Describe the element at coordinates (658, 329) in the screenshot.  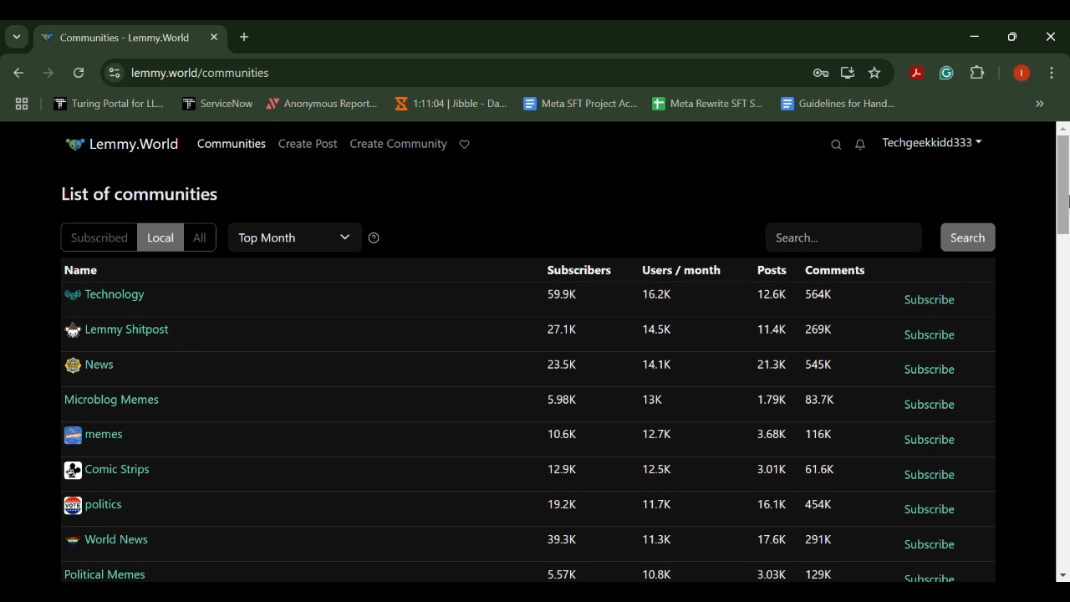
I see `14.5K` at that location.